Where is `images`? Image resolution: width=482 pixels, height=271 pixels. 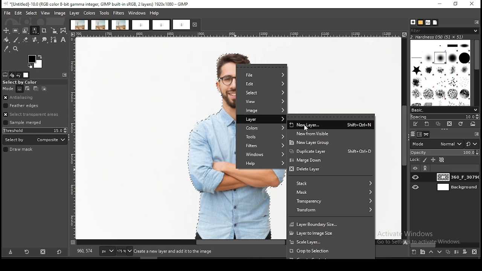
images is located at coordinates (26, 75).